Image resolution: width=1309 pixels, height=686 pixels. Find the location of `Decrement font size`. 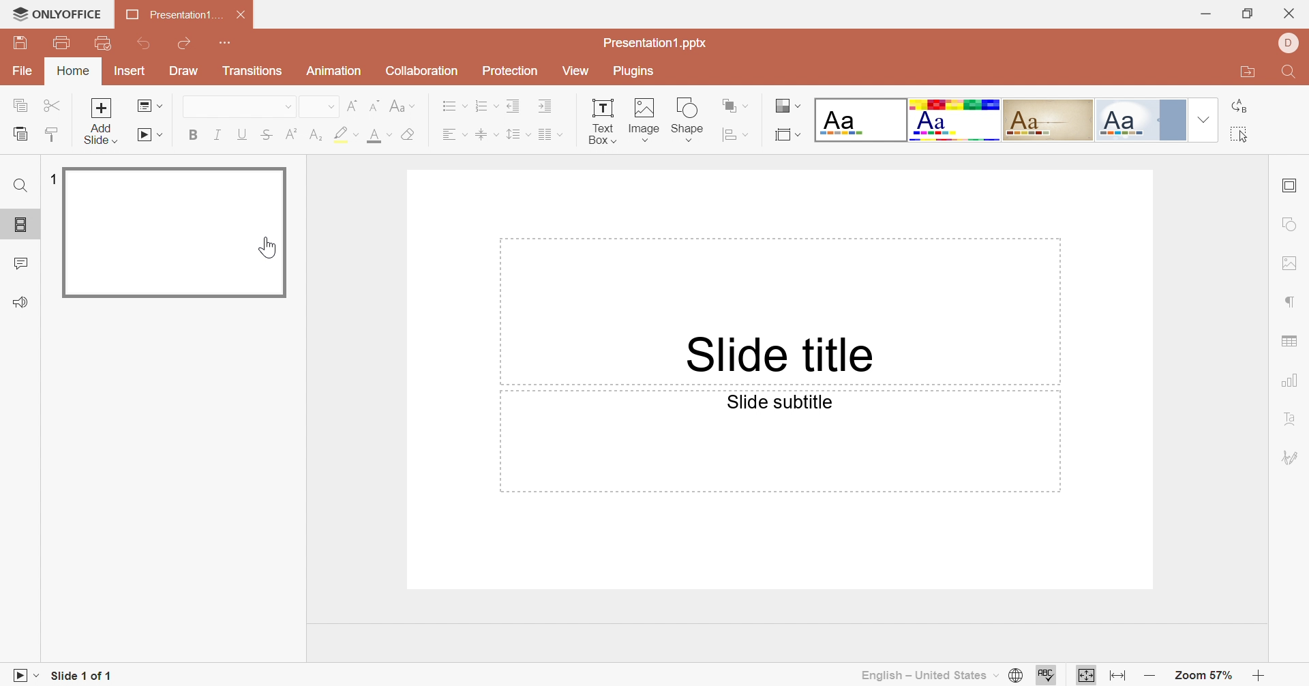

Decrement font size is located at coordinates (374, 104).